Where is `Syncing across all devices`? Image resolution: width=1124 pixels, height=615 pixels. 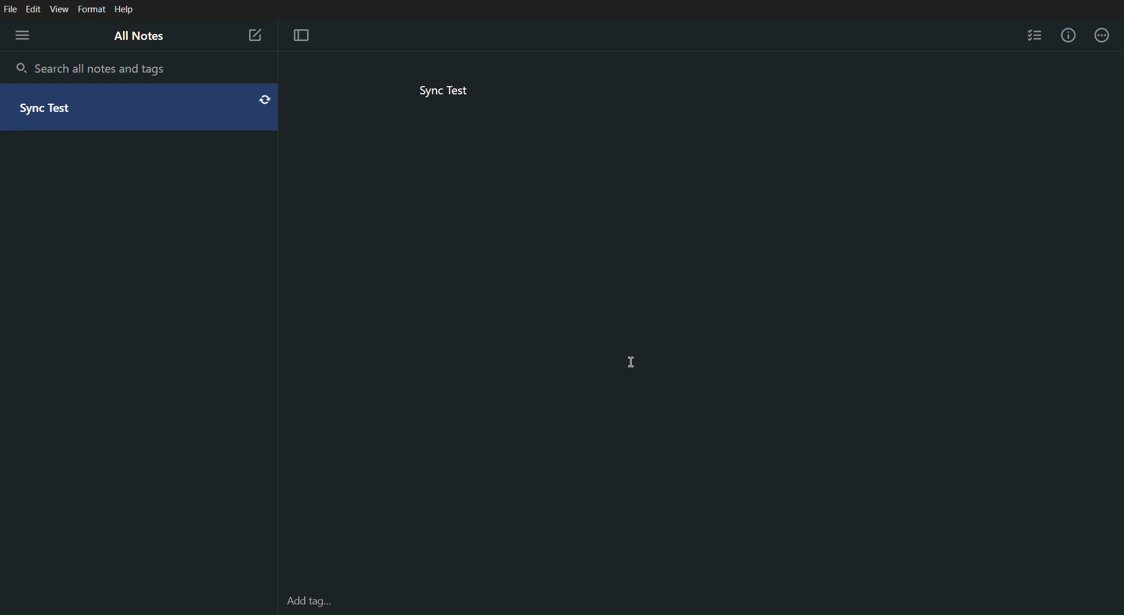
Syncing across all devices is located at coordinates (263, 100).